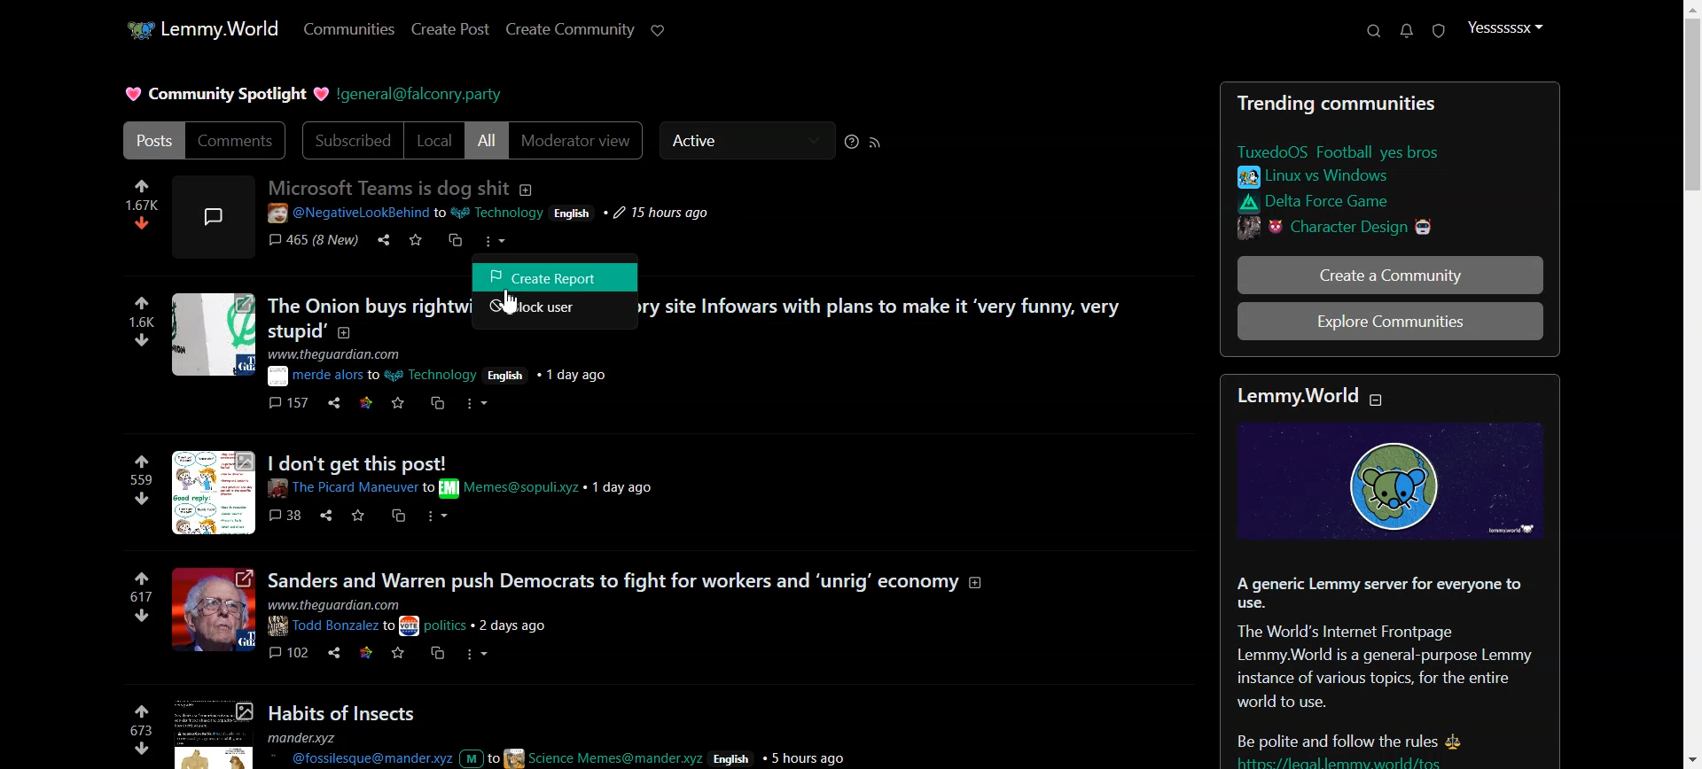 The height and width of the screenshot is (769, 1702). I want to click on link, so click(1342, 177).